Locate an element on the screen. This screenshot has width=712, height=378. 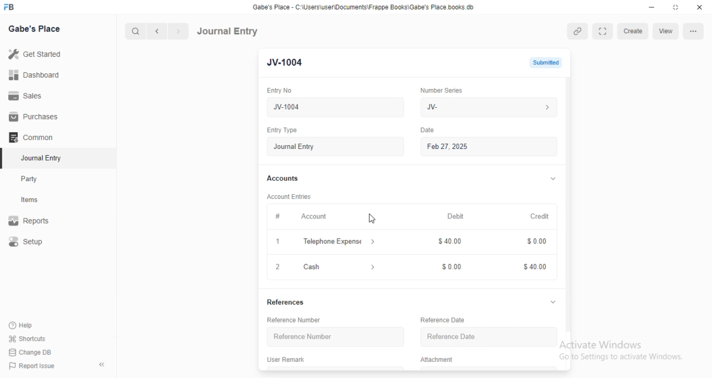
Submitted is located at coordinates (545, 62).